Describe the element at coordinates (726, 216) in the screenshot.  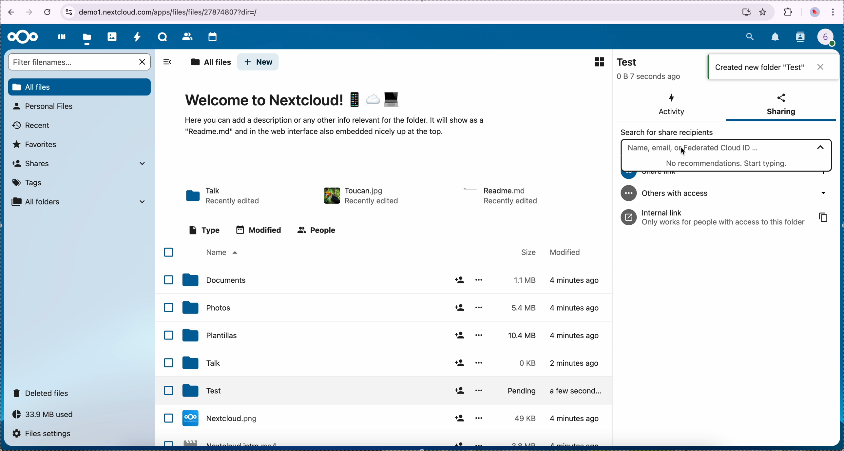
I see `internal link` at that location.